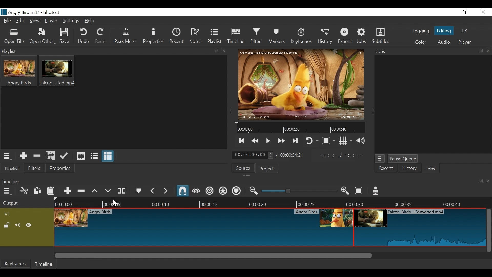 The image size is (492, 277). Describe the element at coordinates (154, 36) in the screenshot. I see `Properties` at that location.